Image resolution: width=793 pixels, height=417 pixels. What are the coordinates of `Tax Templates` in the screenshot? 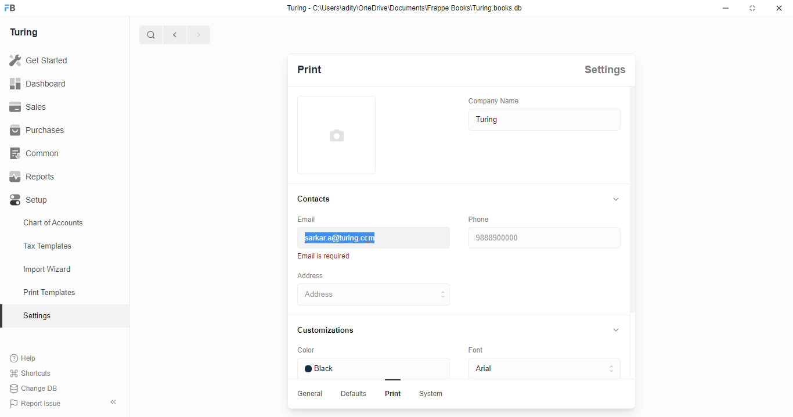 It's located at (64, 246).